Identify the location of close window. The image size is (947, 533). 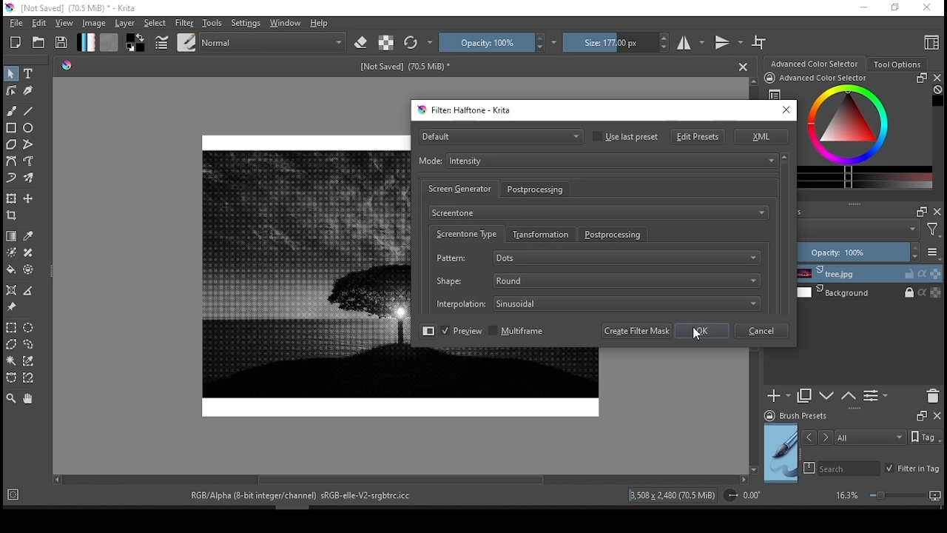
(787, 110).